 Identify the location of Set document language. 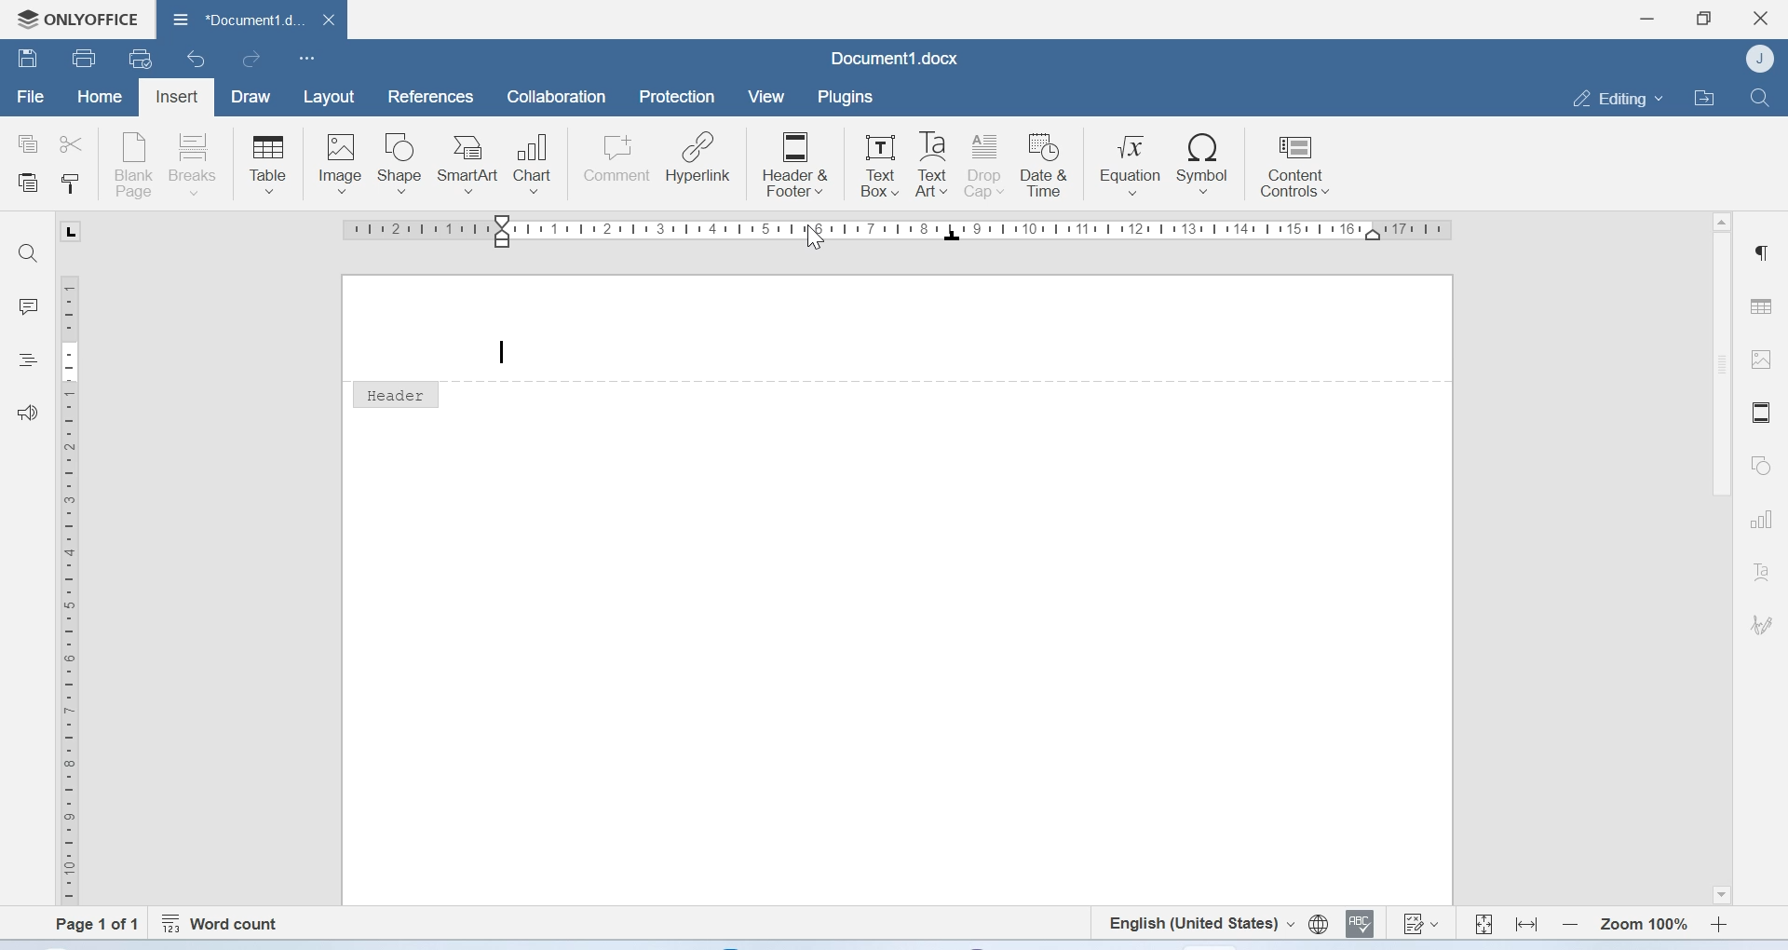
(1318, 925).